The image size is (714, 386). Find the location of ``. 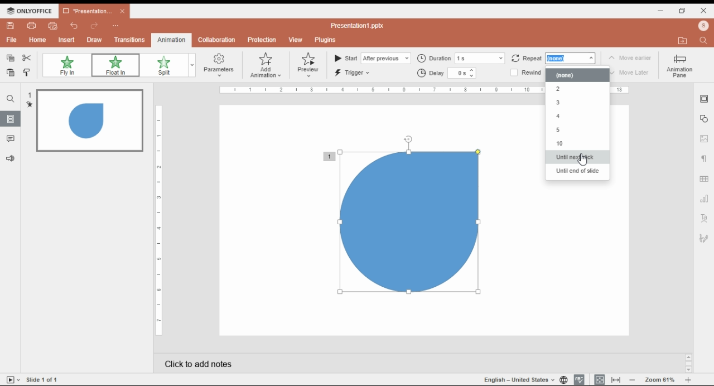

 is located at coordinates (704, 240).